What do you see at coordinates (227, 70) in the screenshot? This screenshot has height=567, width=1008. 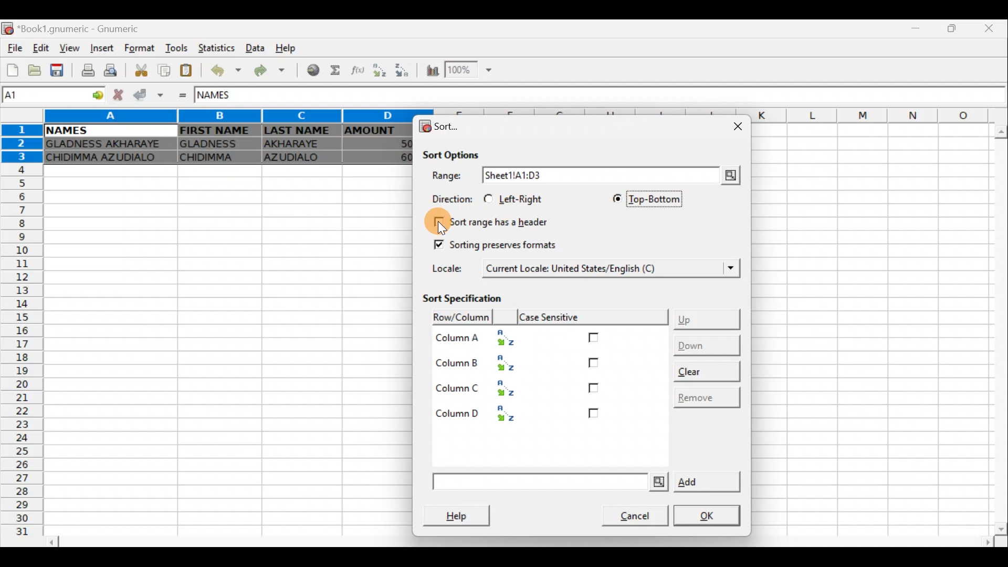 I see `Undo last action` at bounding box center [227, 70].